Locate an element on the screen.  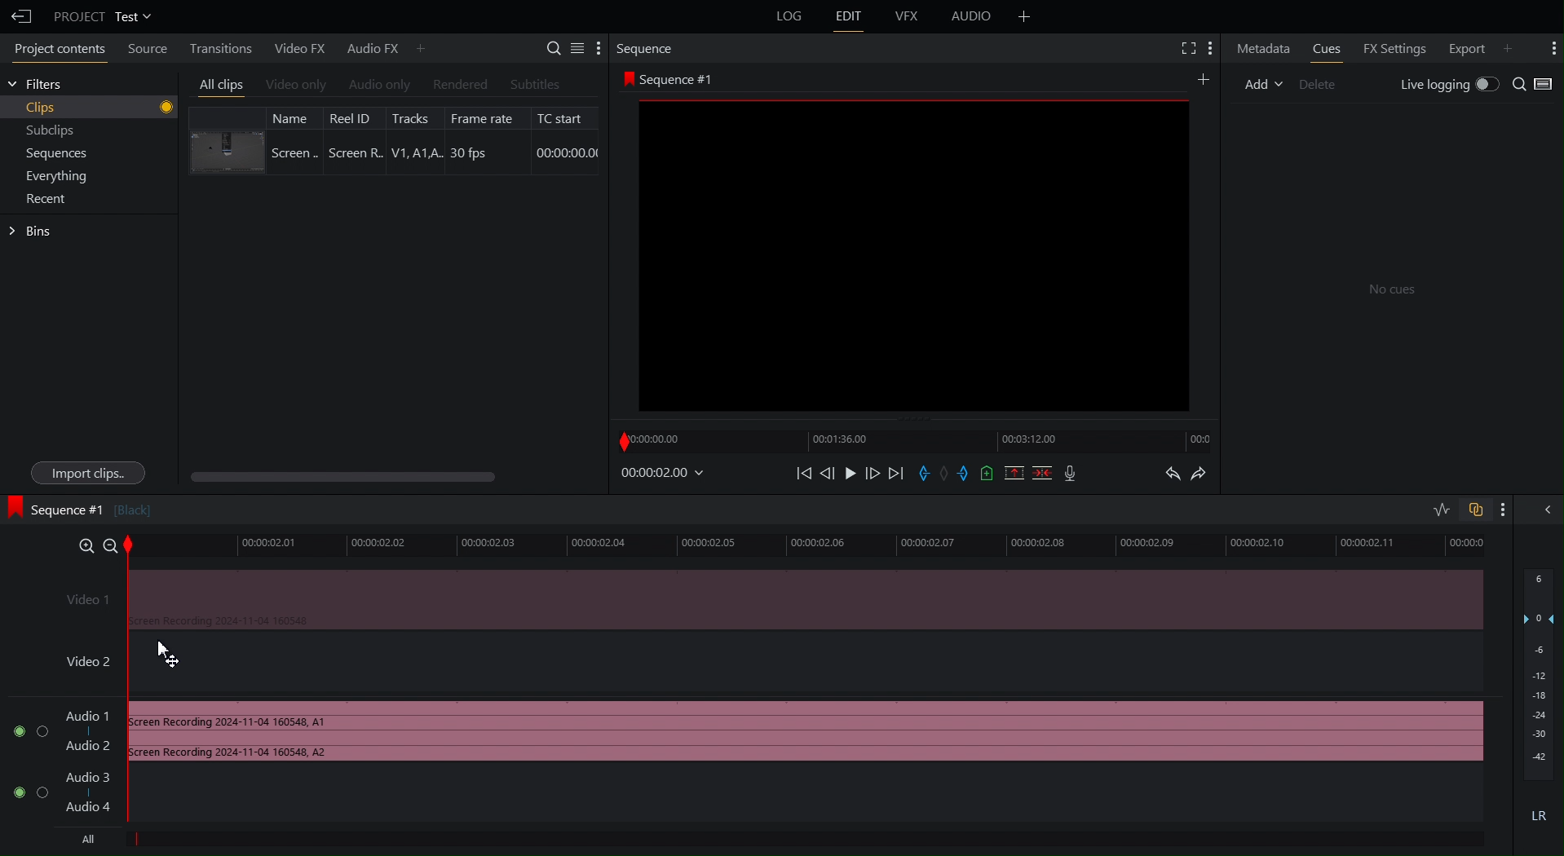
Audio Only is located at coordinates (378, 84).